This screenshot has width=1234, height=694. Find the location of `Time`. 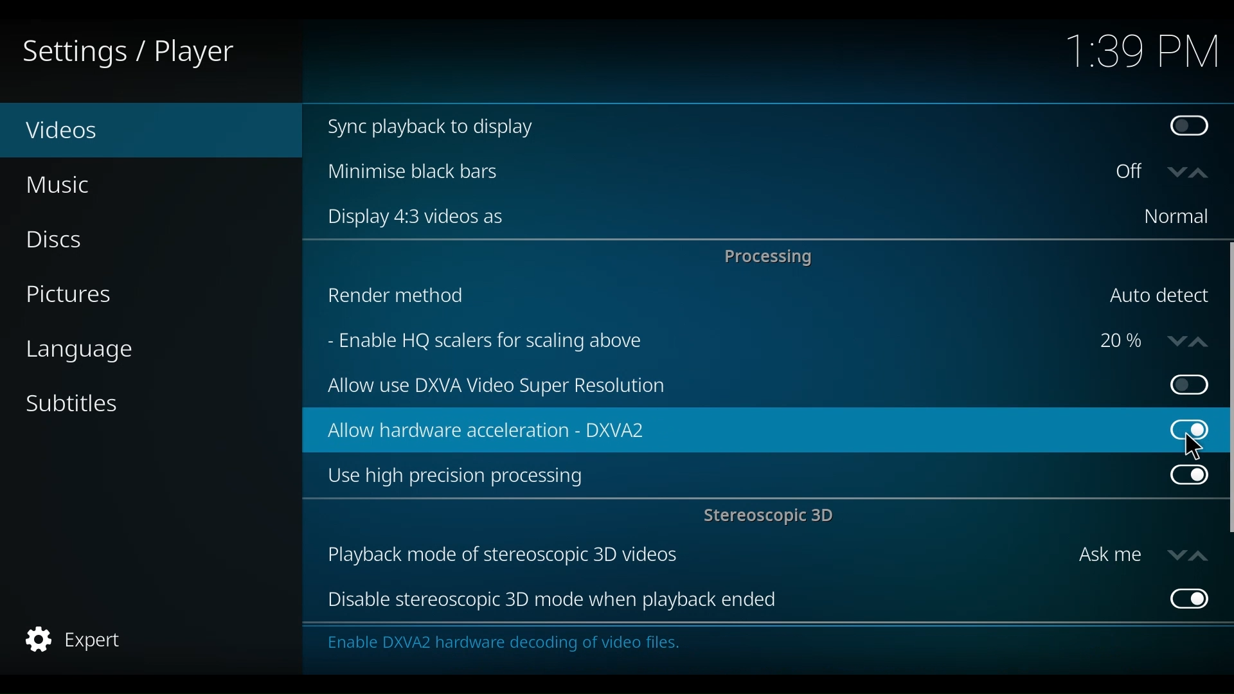

Time is located at coordinates (1142, 53).